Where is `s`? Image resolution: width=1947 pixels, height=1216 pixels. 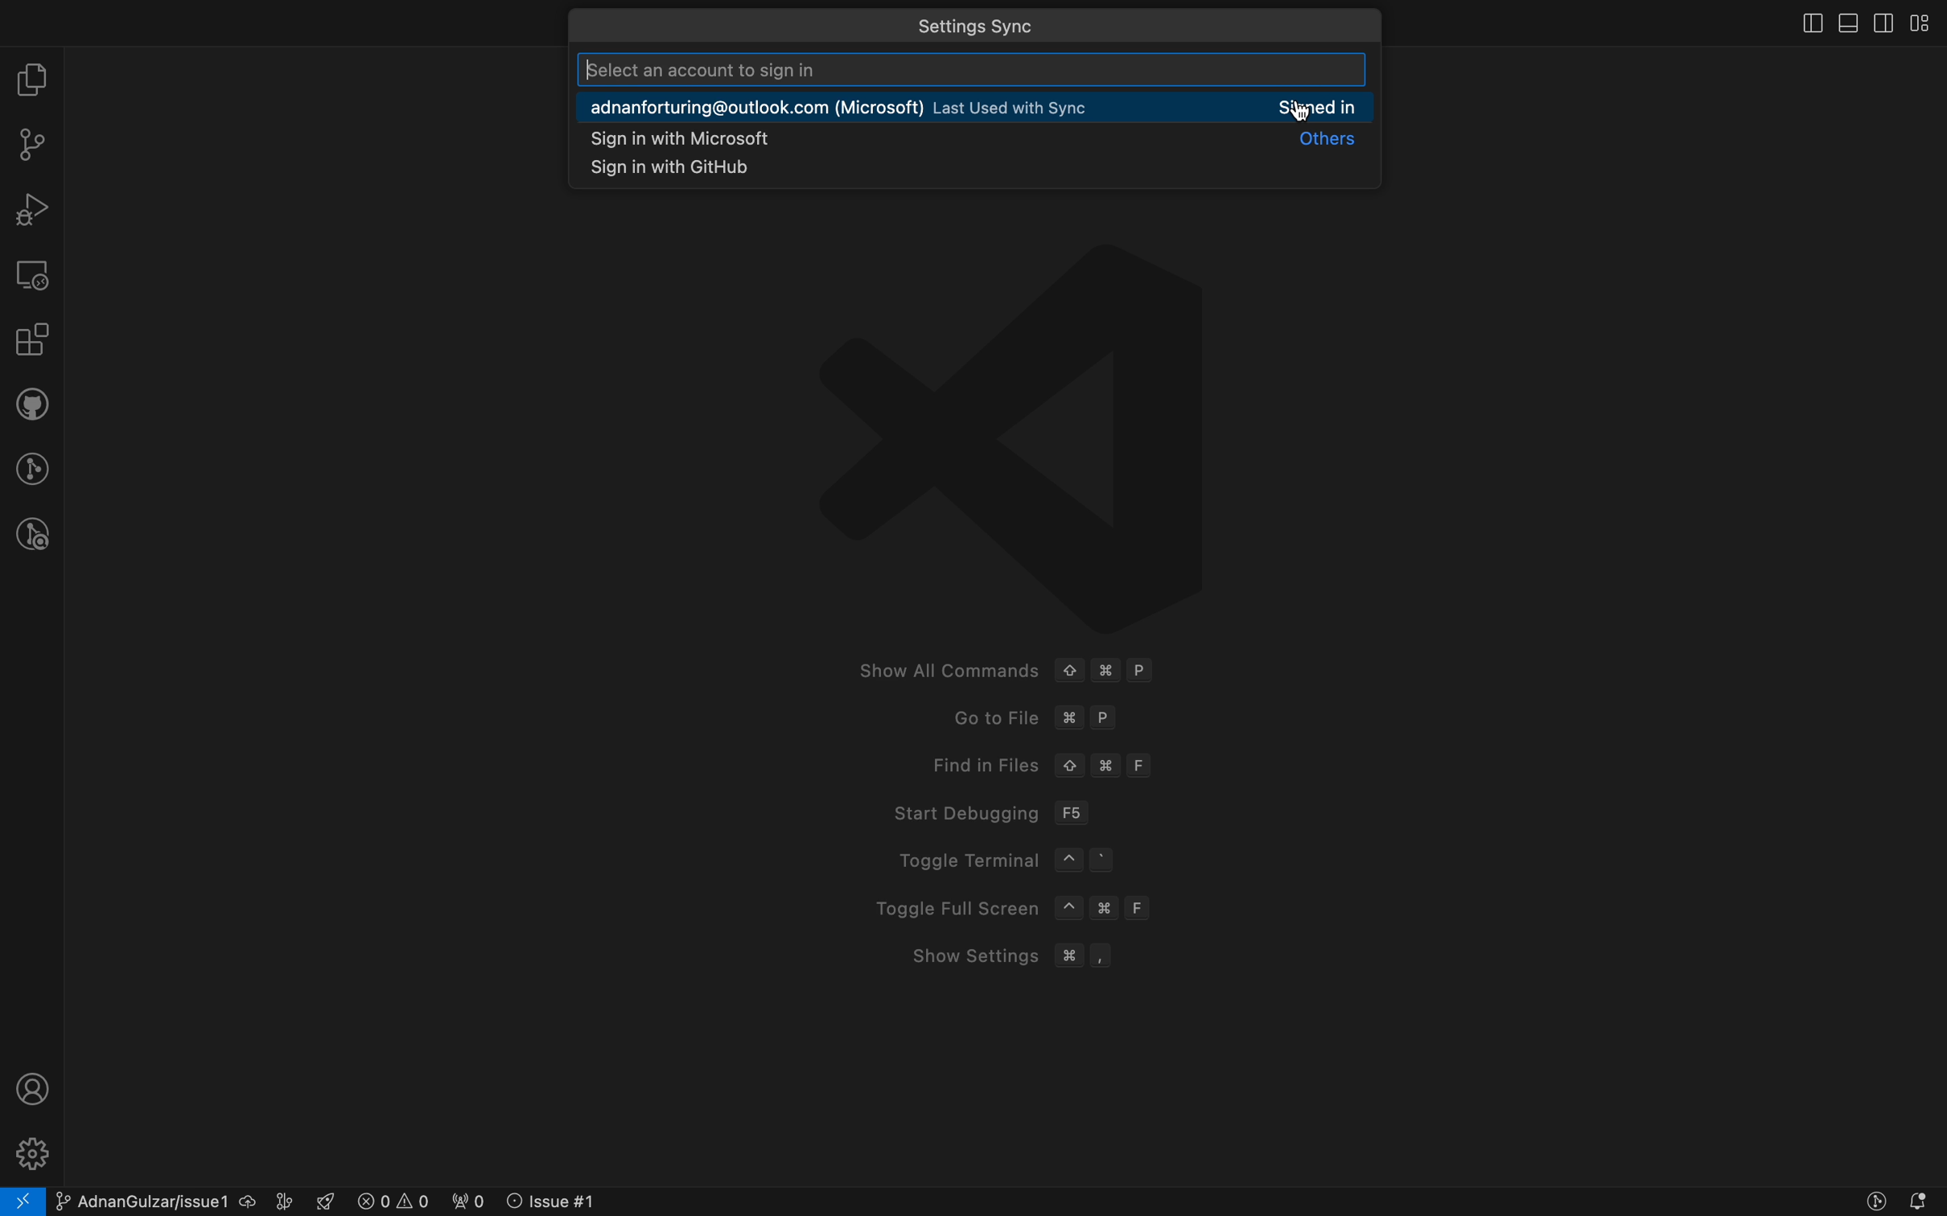
s is located at coordinates (989, 137).